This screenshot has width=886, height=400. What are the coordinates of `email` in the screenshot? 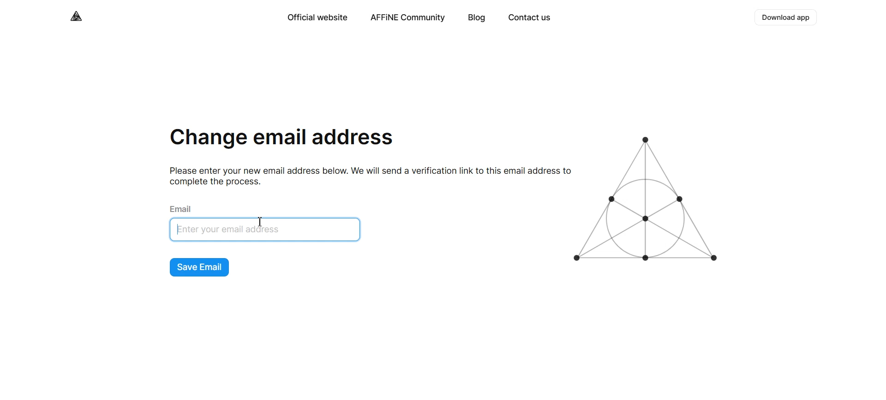 It's located at (183, 208).